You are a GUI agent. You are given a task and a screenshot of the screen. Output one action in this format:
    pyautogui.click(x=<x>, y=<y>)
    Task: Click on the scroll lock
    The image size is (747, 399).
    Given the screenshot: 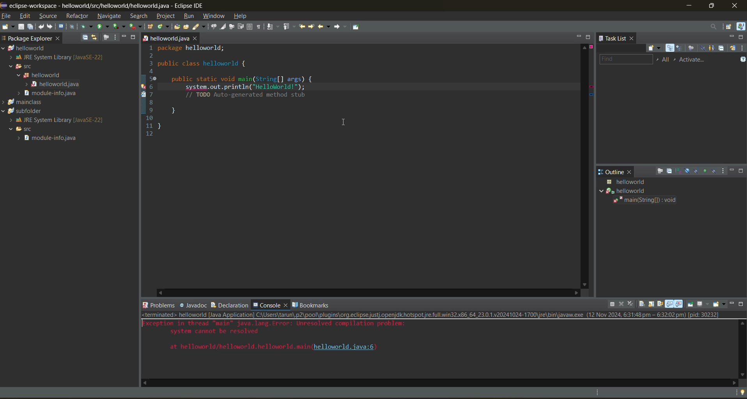 What is the action you would take?
    pyautogui.click(x=652, y=304)
    